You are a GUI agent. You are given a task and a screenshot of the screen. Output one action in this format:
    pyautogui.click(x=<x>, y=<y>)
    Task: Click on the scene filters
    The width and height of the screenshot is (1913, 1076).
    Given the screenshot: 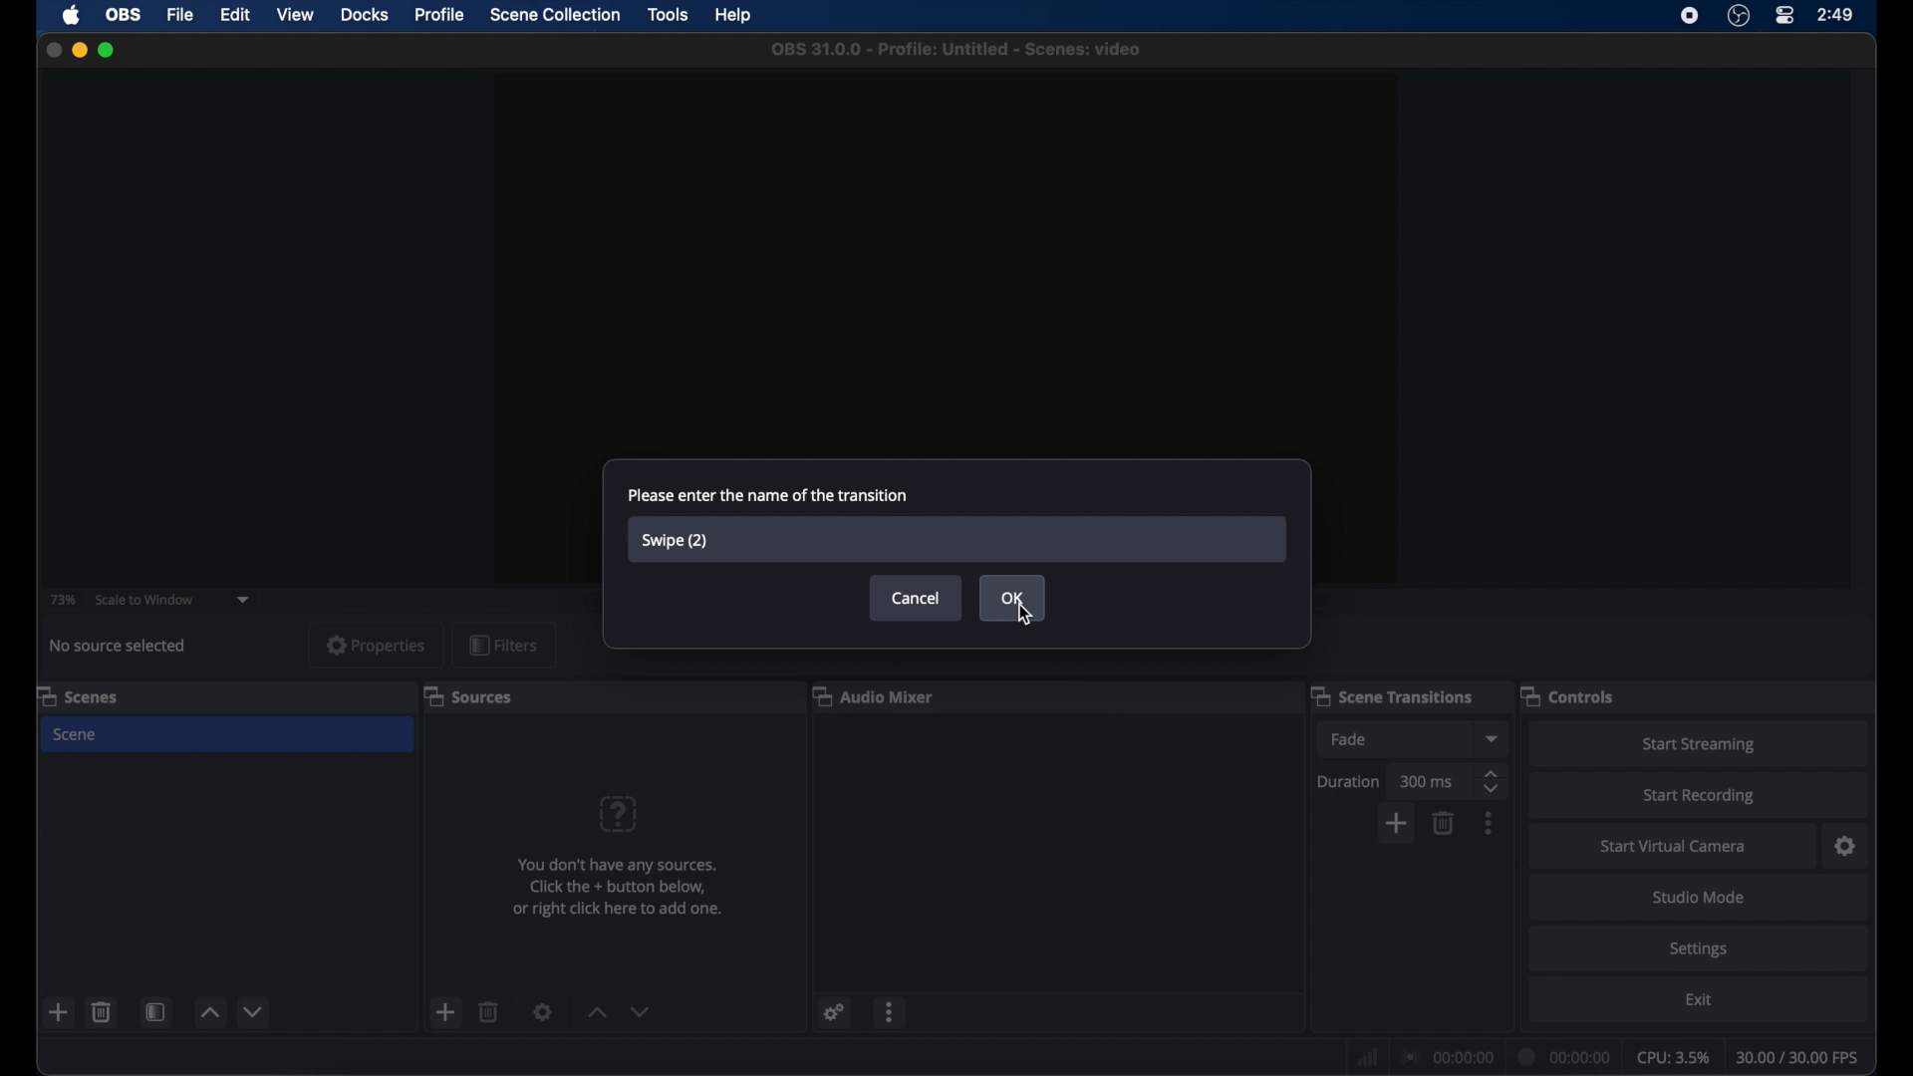 What is the action you would take?
    pyautogui.click(x=155, y=1013)
    